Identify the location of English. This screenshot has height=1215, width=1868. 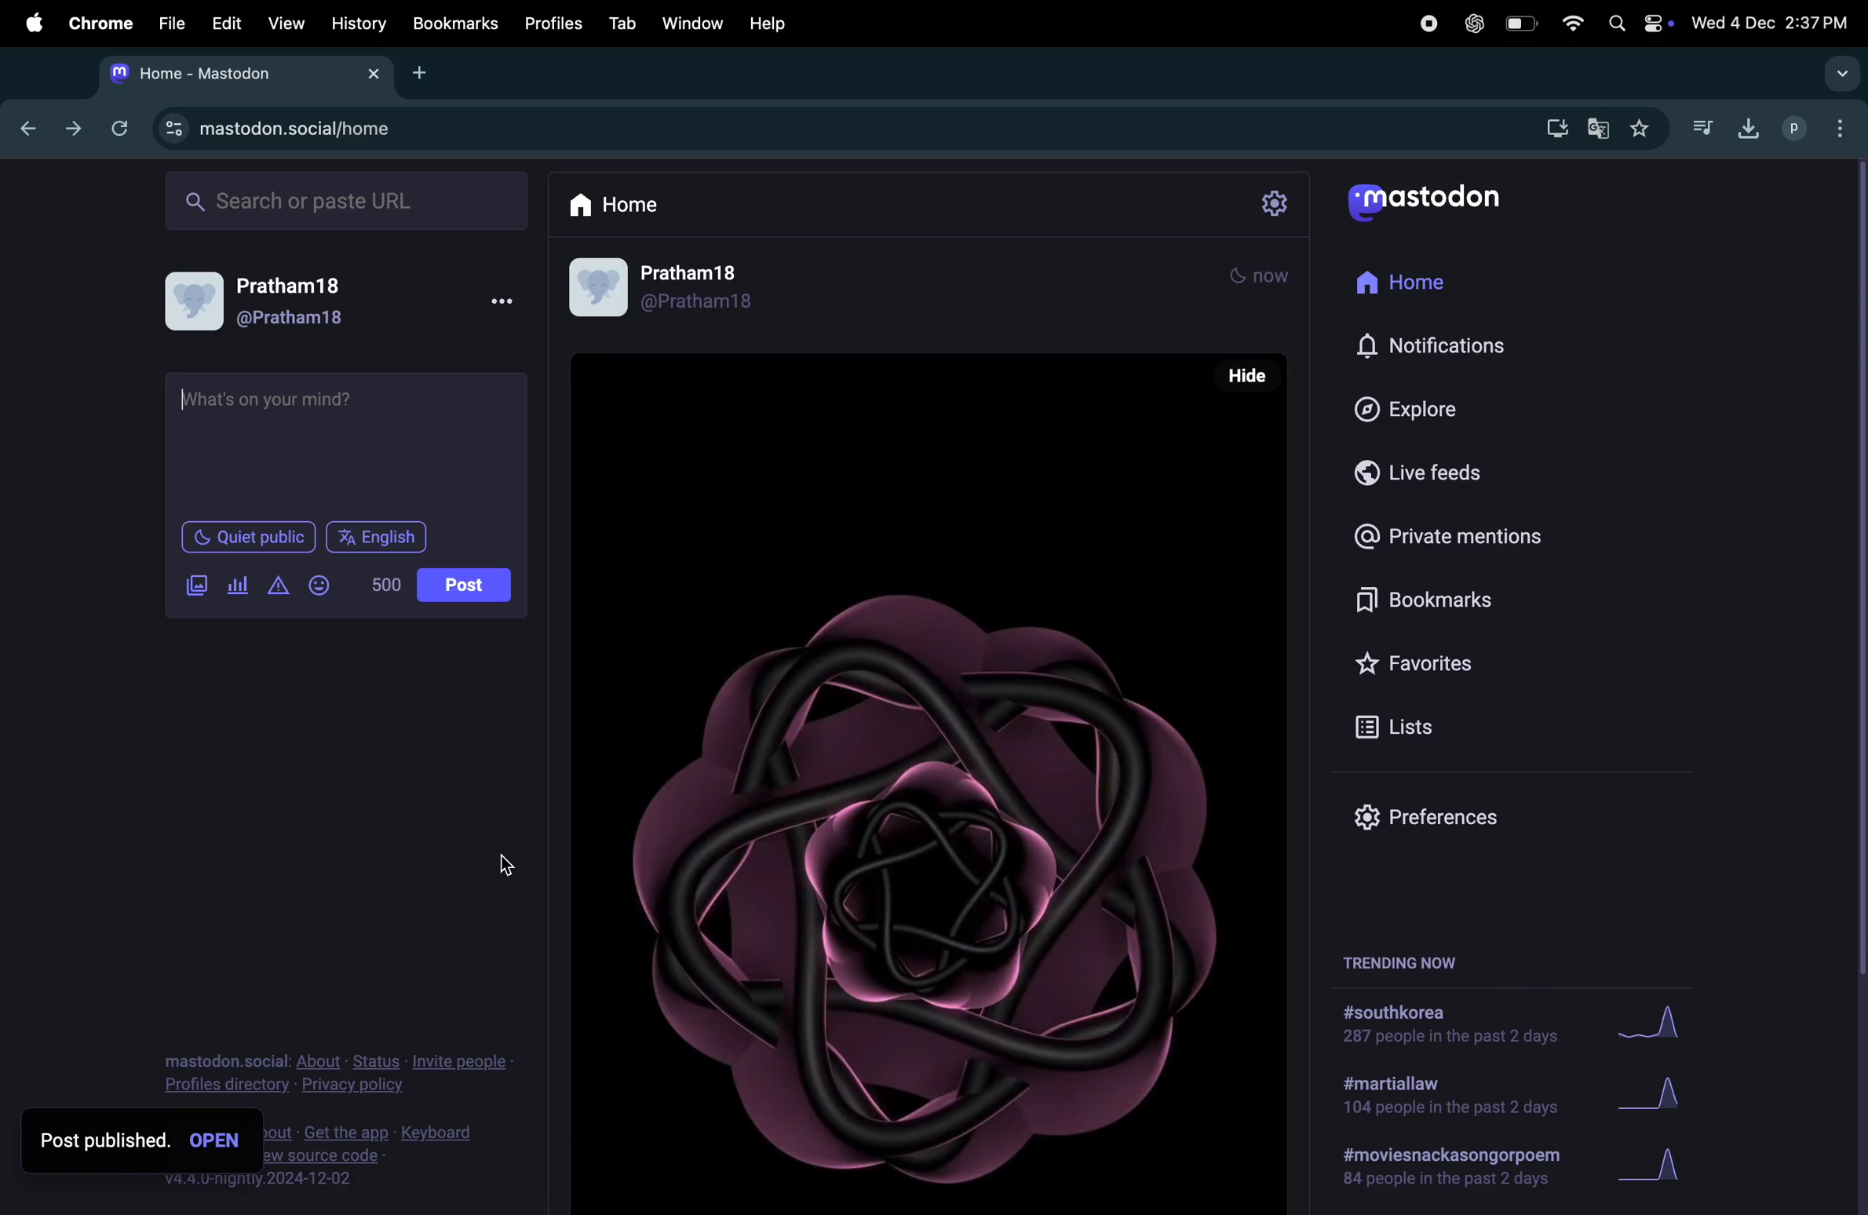
(376, 537).